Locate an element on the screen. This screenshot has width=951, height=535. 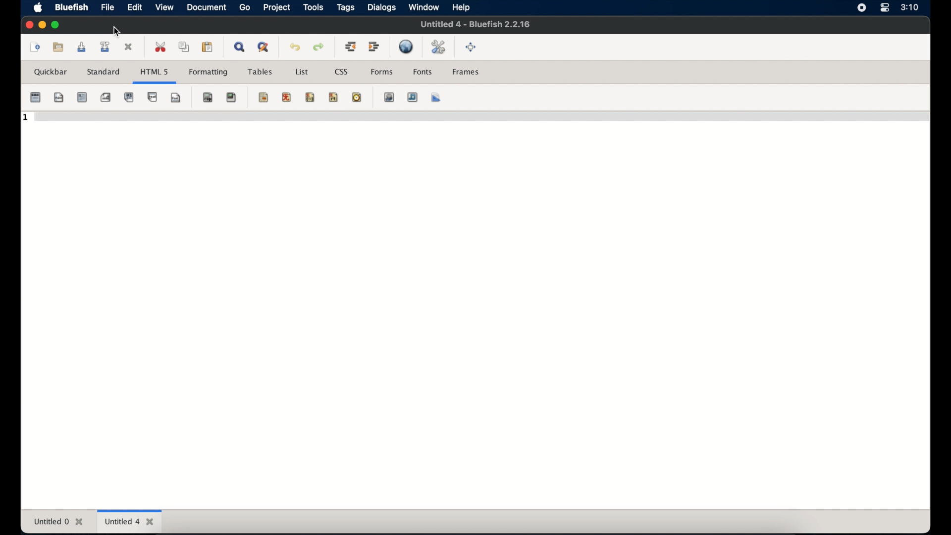
strong is located at coordinates (82, 97).